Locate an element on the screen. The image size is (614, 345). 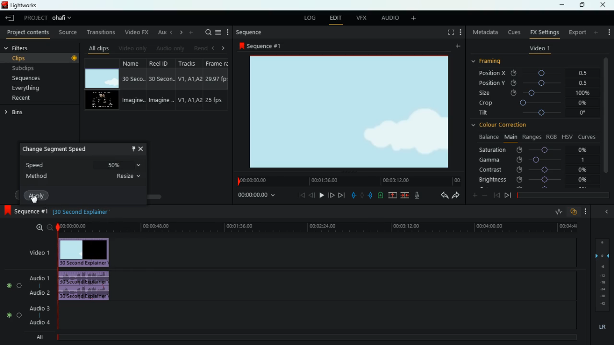
time is located at coordinates (258, 196).